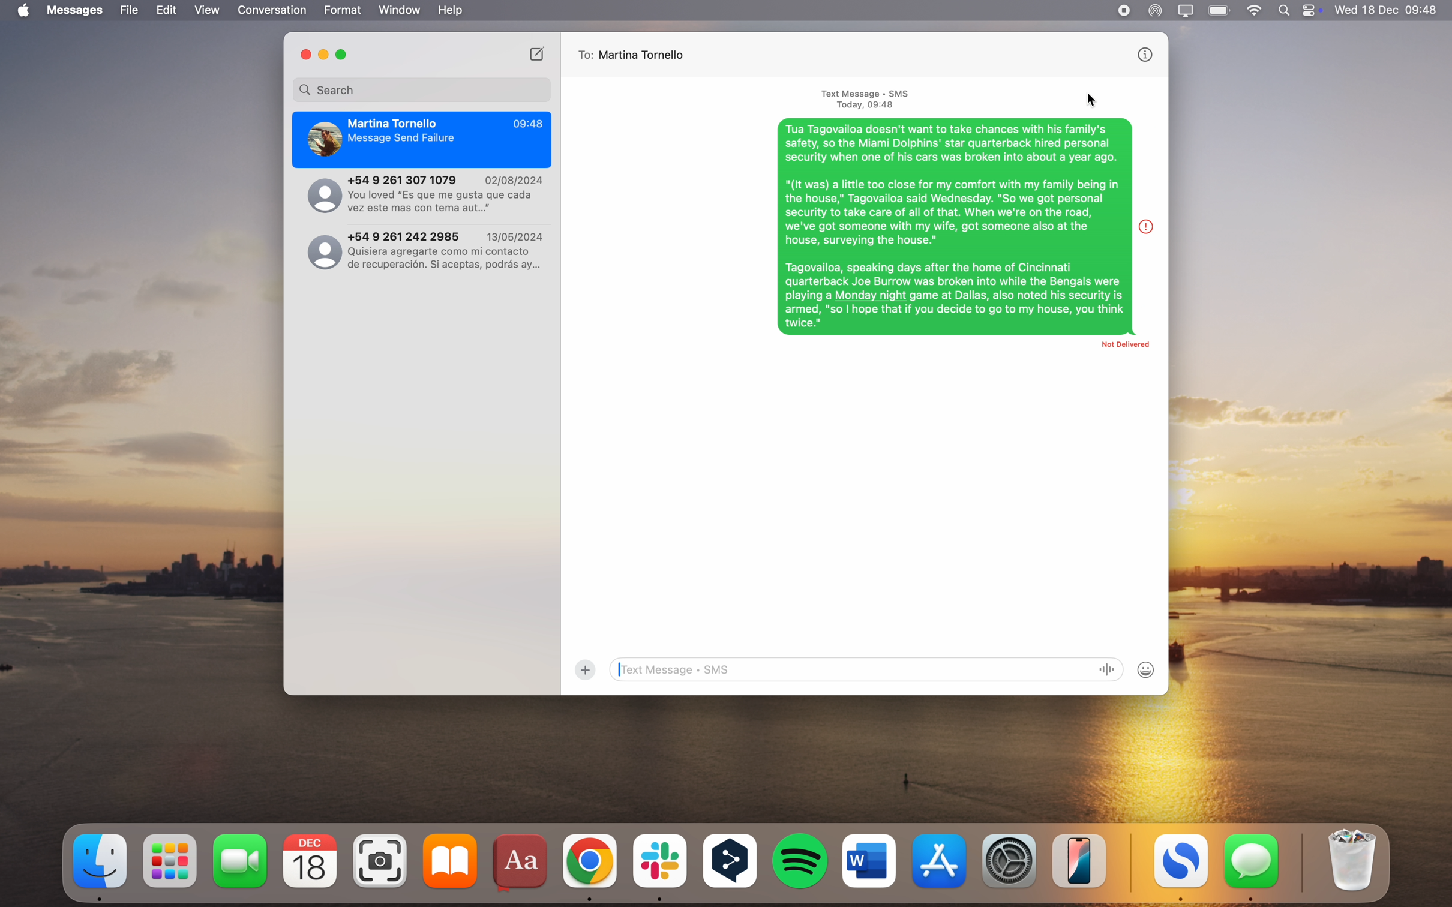 Image resolution: width=1452 pixels, height=907 pixels. I want to click on iBooks, so click(450, 861).